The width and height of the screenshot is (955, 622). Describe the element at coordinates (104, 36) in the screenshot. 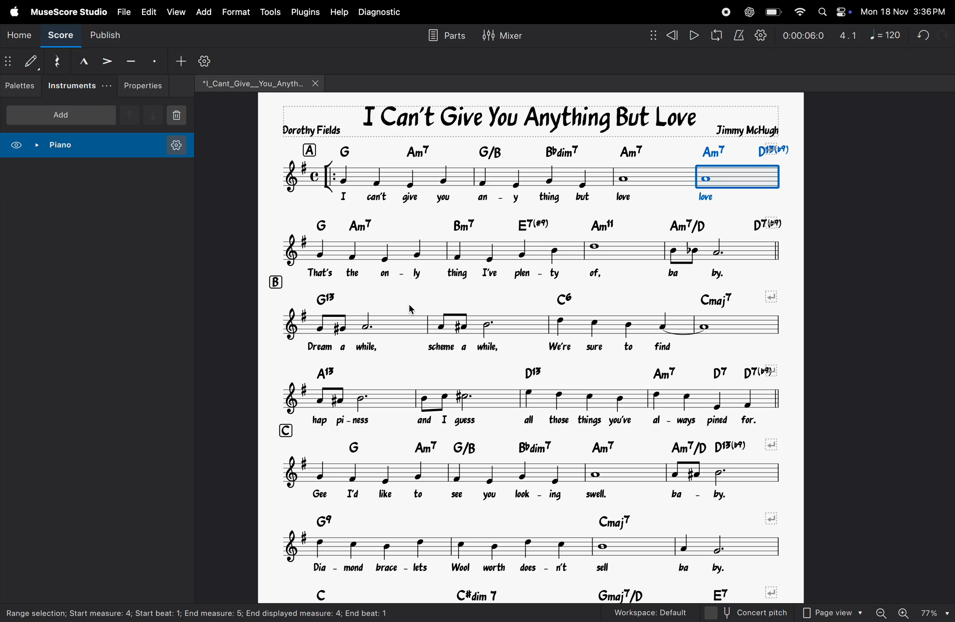

I see `publish` at that location.